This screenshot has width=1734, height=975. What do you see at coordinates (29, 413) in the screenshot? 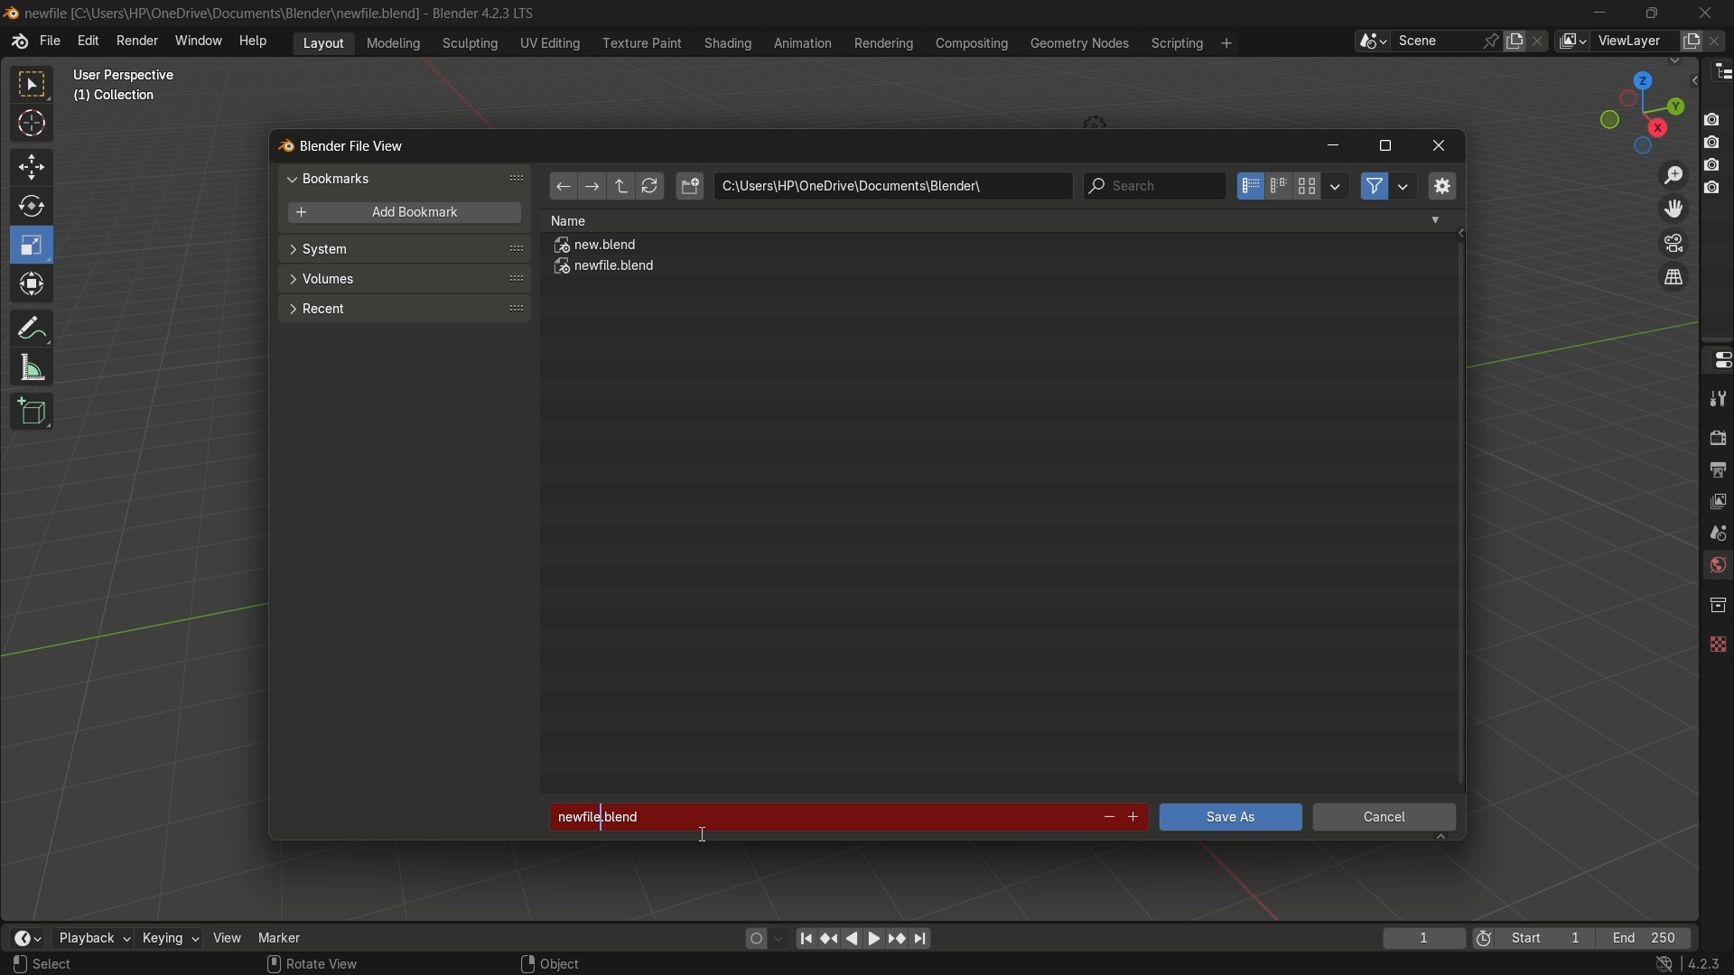
I see `add cube` at bounding box center [29, 413].